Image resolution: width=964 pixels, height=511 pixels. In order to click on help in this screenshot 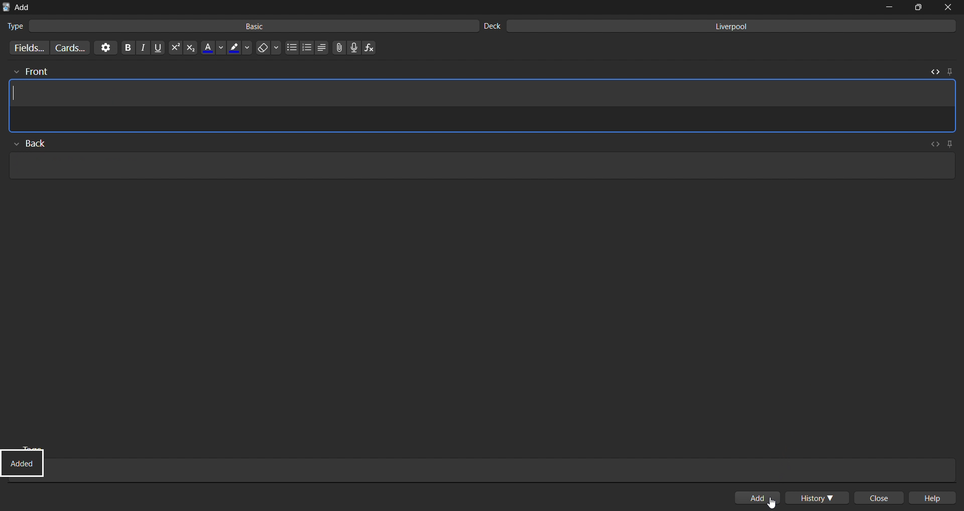, I will do `click(936, 498)`.